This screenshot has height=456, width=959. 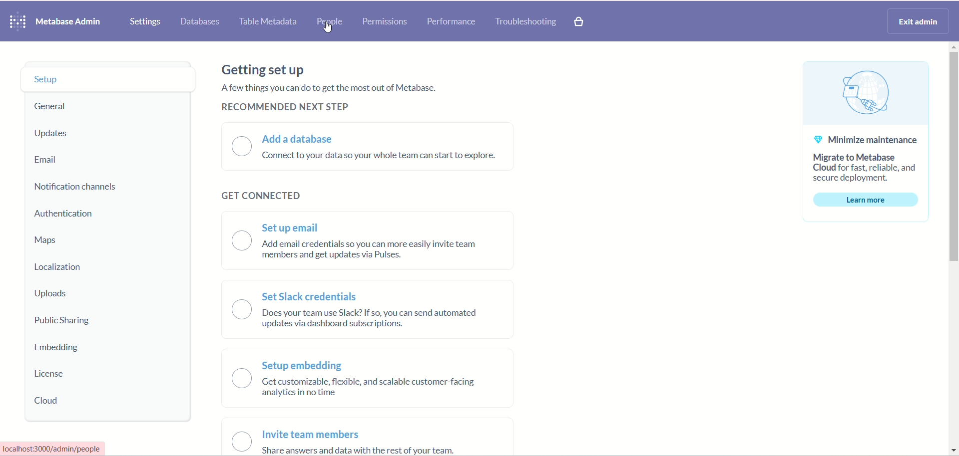 I want to click on people, so click(x=328, y=23).